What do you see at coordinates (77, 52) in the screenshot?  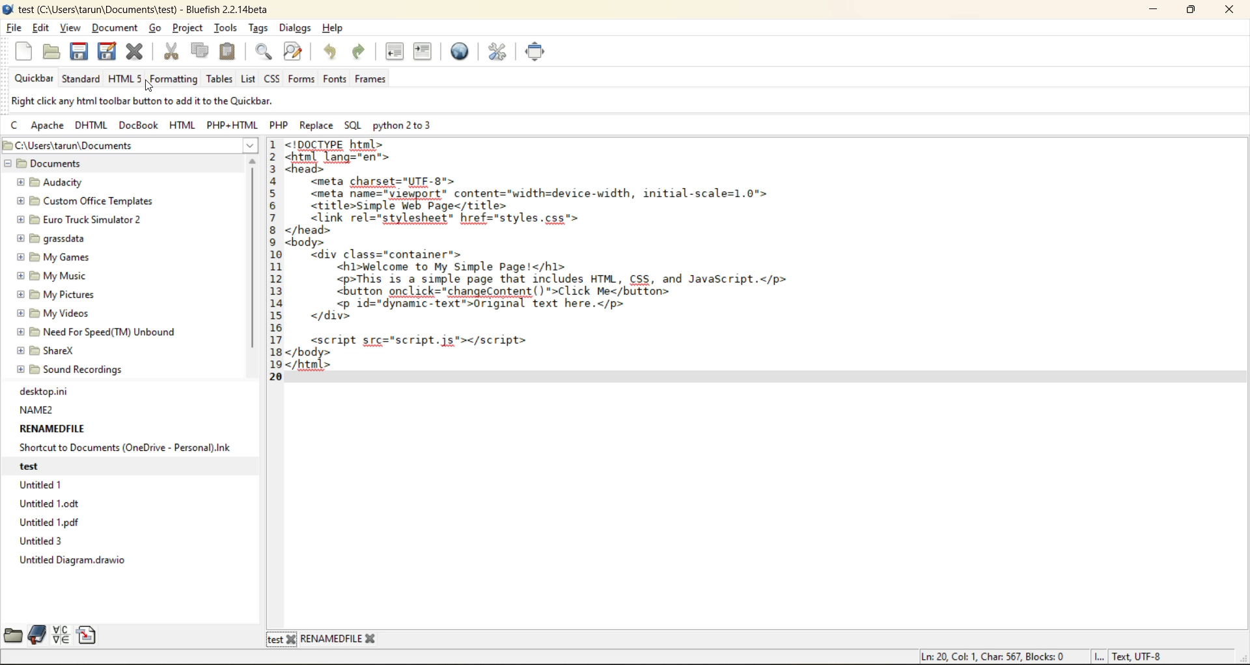 I see `save` at bounding box center [77, 52].